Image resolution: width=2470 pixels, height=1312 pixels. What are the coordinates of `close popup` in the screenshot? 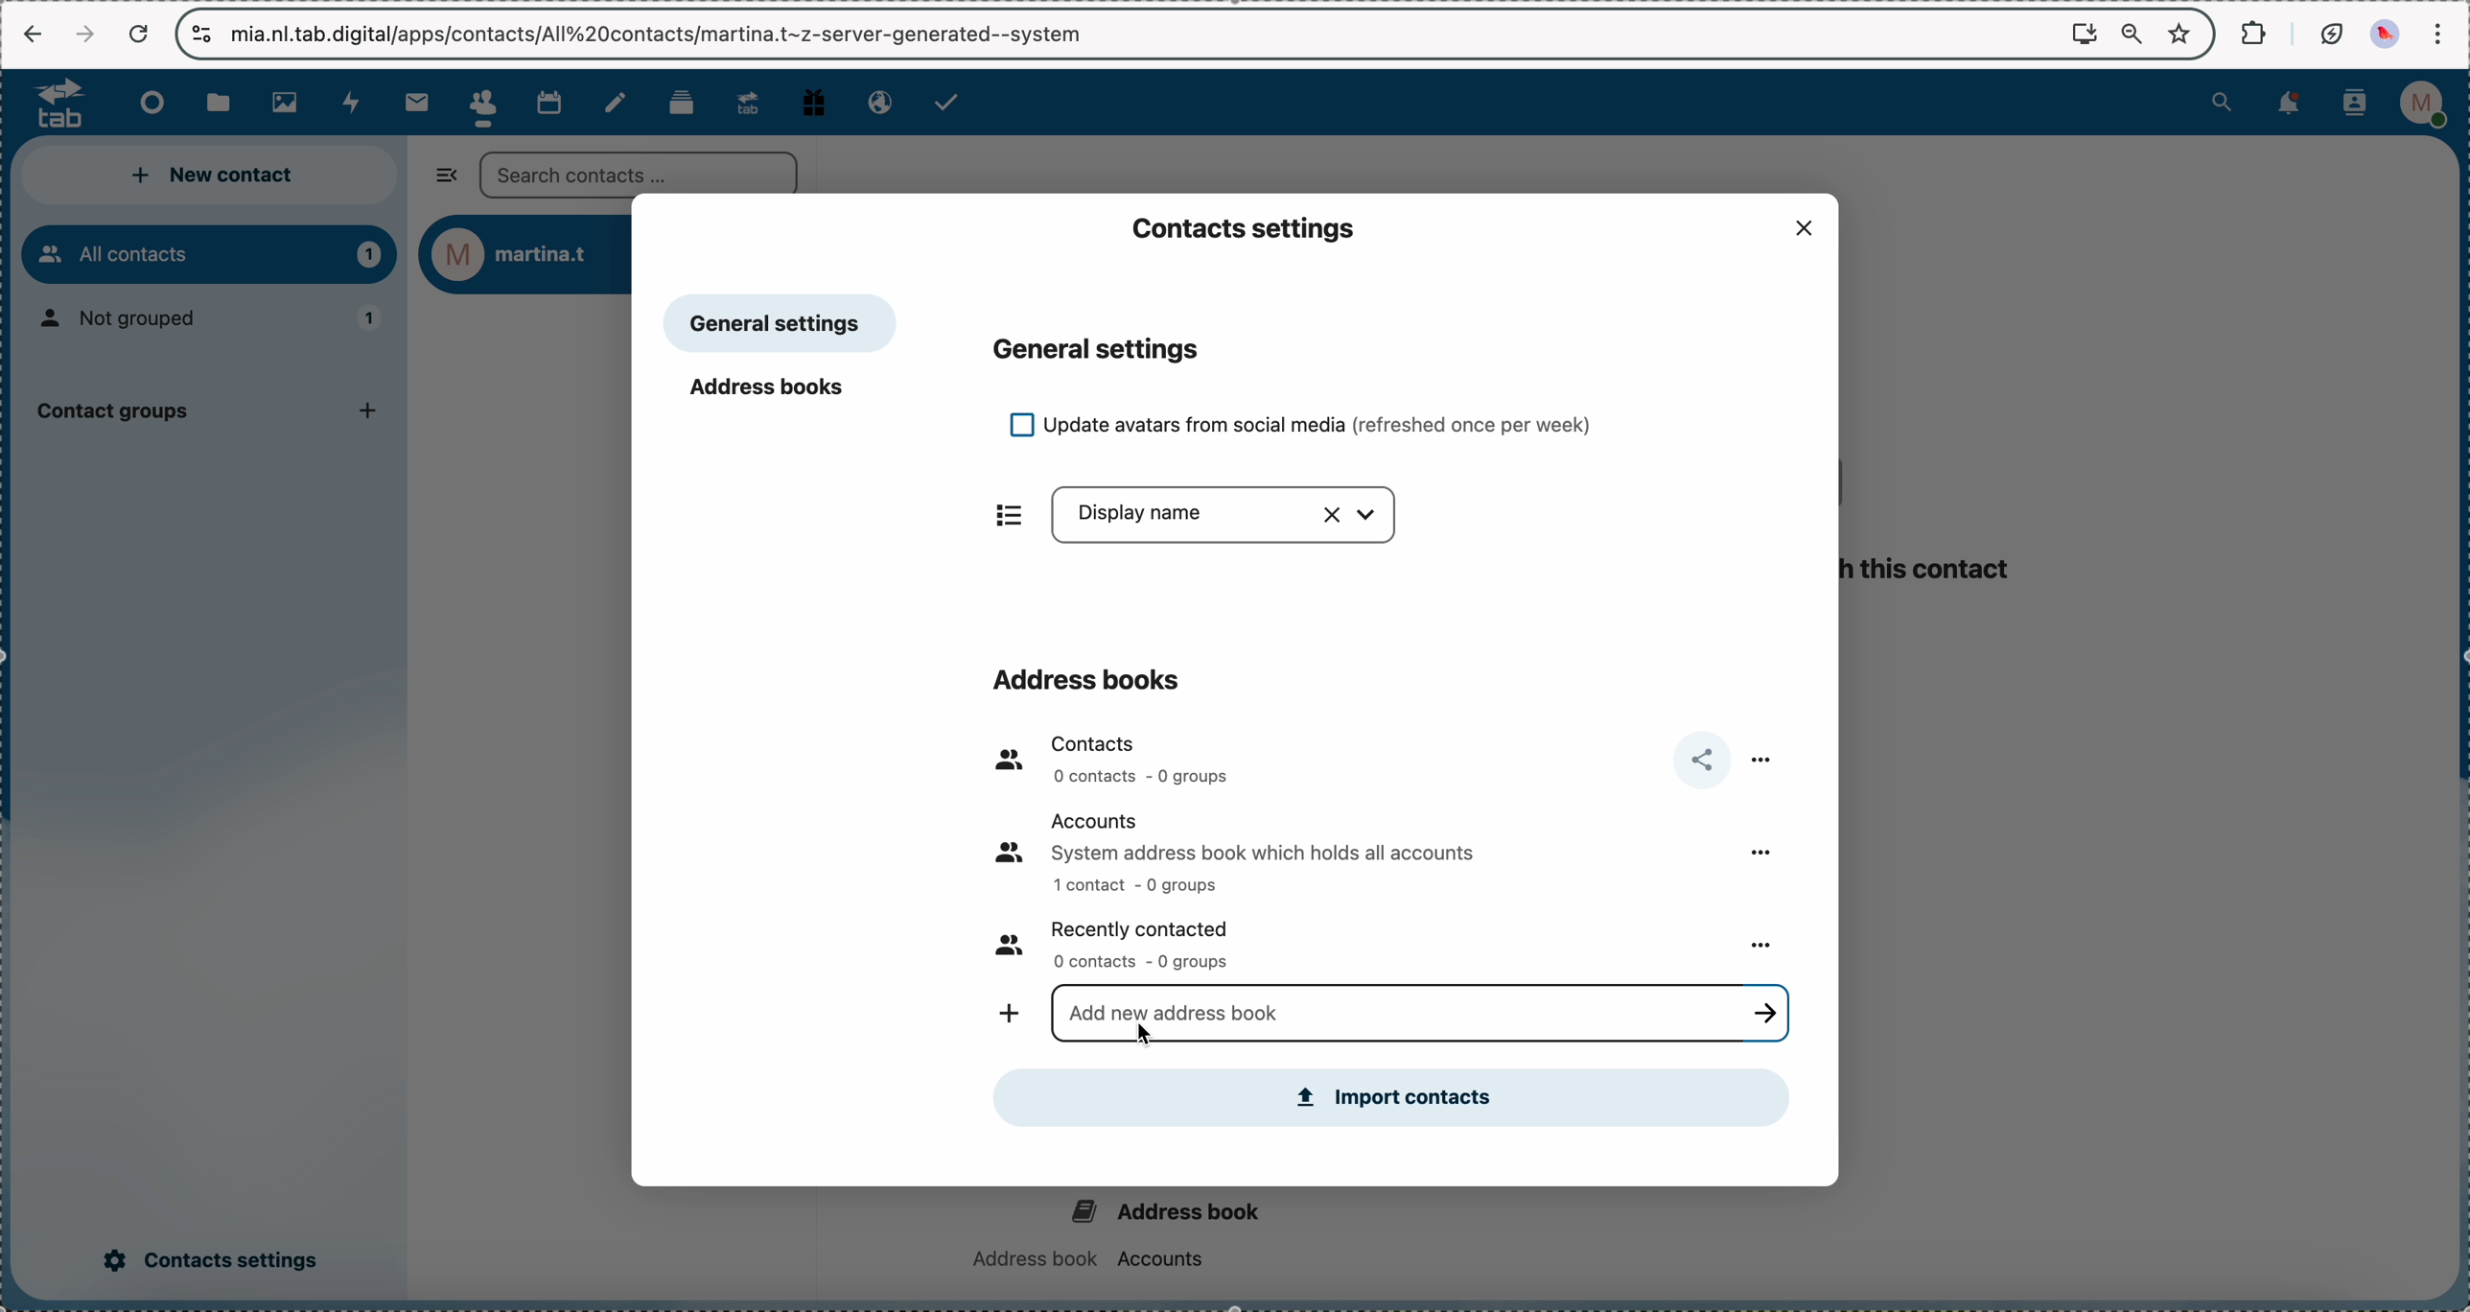 It's located at (1800, 227).